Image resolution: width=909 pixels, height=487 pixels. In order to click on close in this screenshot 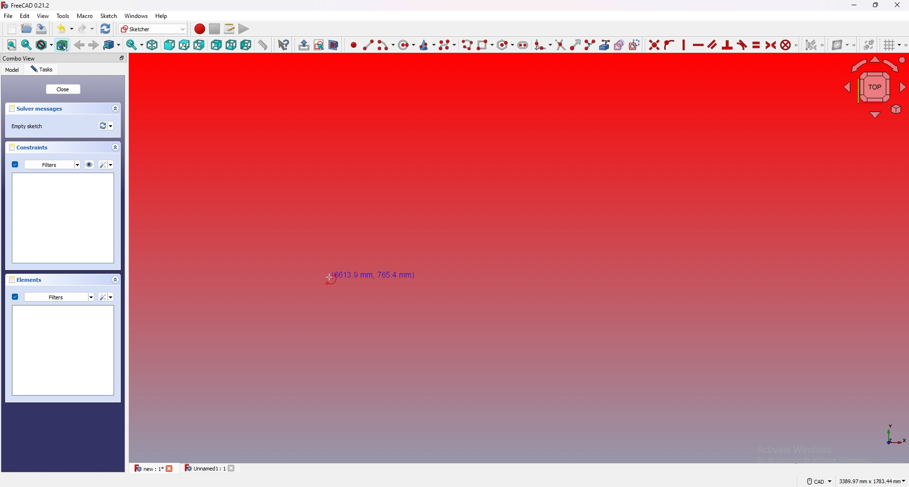, I will do `click(170, 469)`.